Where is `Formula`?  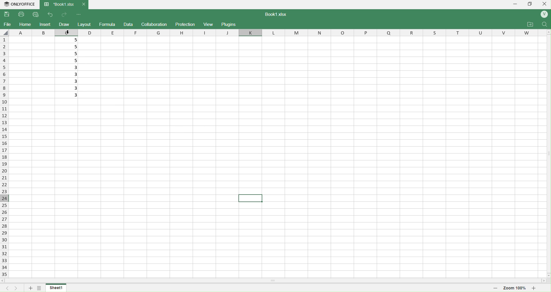
Formula is located at coordinates (107, 24).